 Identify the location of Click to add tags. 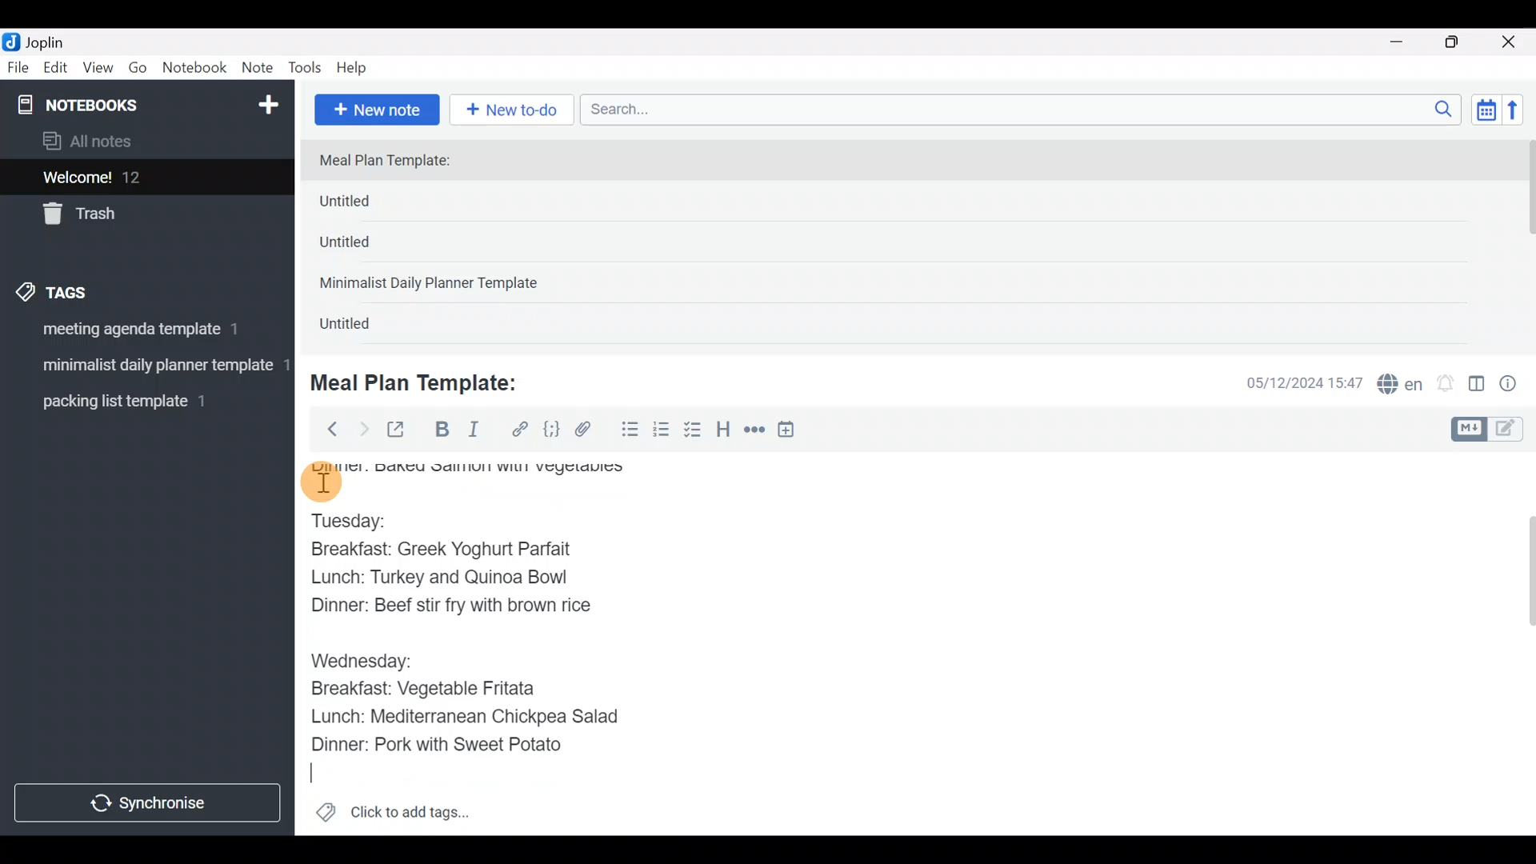
(392, 818).